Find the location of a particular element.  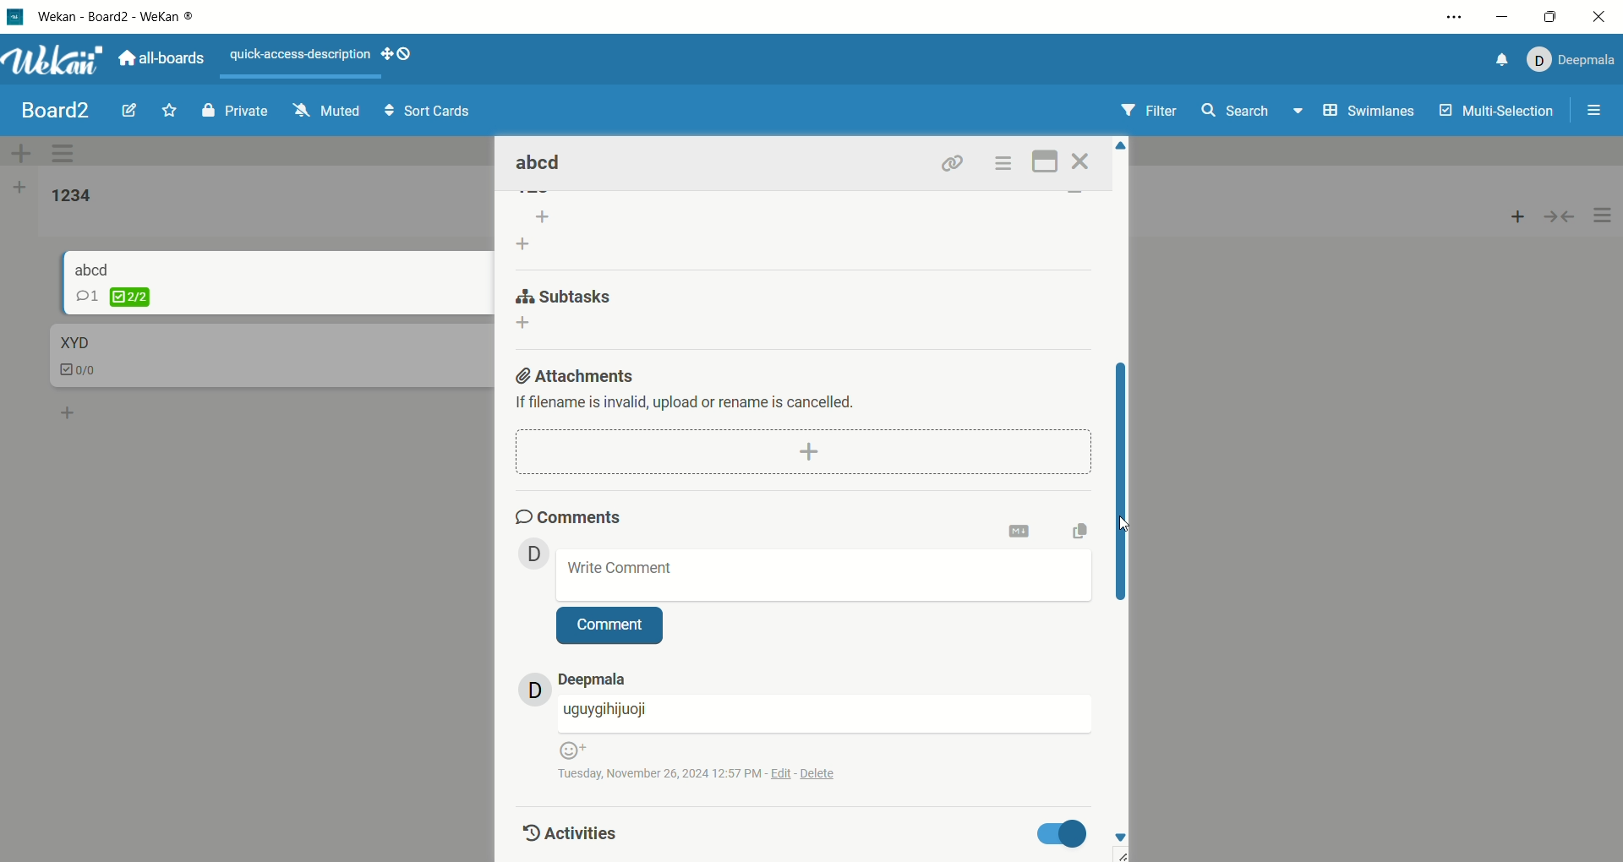

account is located at coordinates (593, 679).